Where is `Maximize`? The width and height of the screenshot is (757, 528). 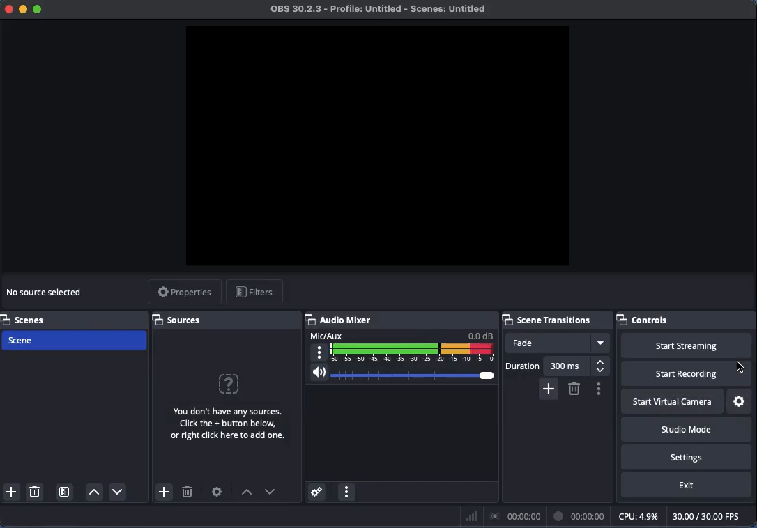 Maximize is located at coordinates (39, 10).